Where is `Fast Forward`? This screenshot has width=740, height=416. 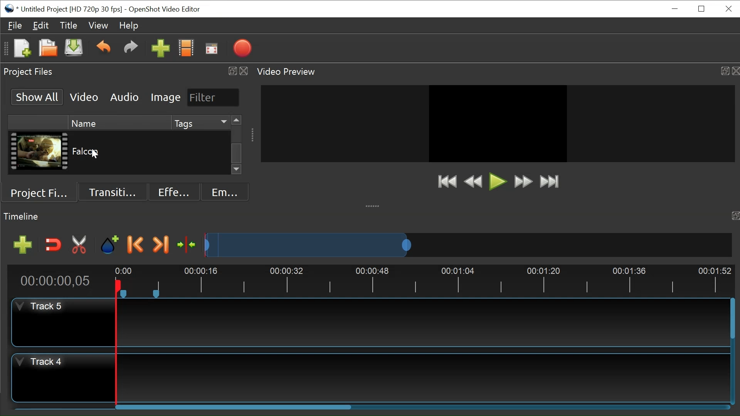
Fast Forward is located at coordinates (523, 182).